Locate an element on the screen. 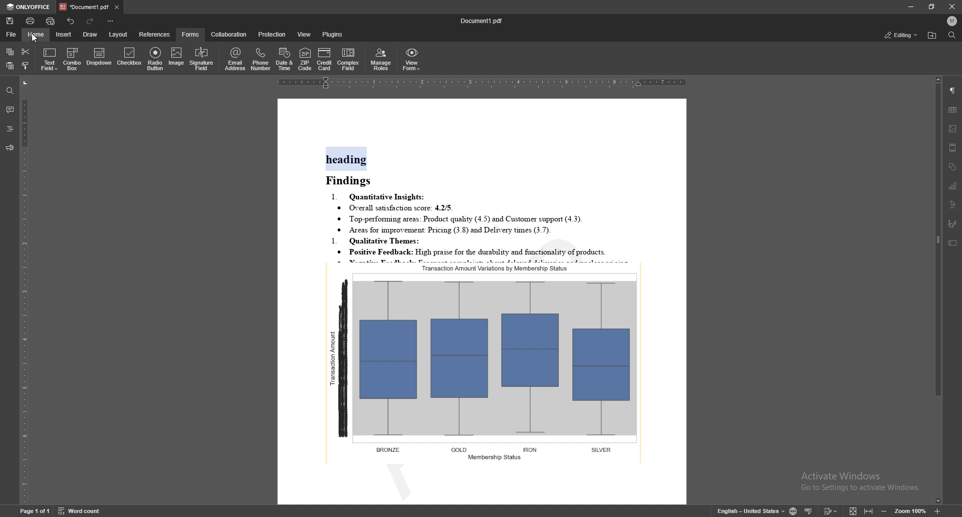 The height and width of the screenshot is (517, 962). text box is located at coordinates (952, 243).